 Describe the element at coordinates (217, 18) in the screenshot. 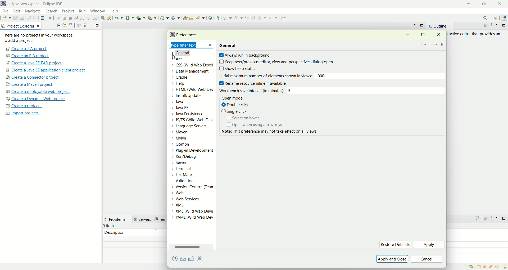

I see `web service explorer` at that location.